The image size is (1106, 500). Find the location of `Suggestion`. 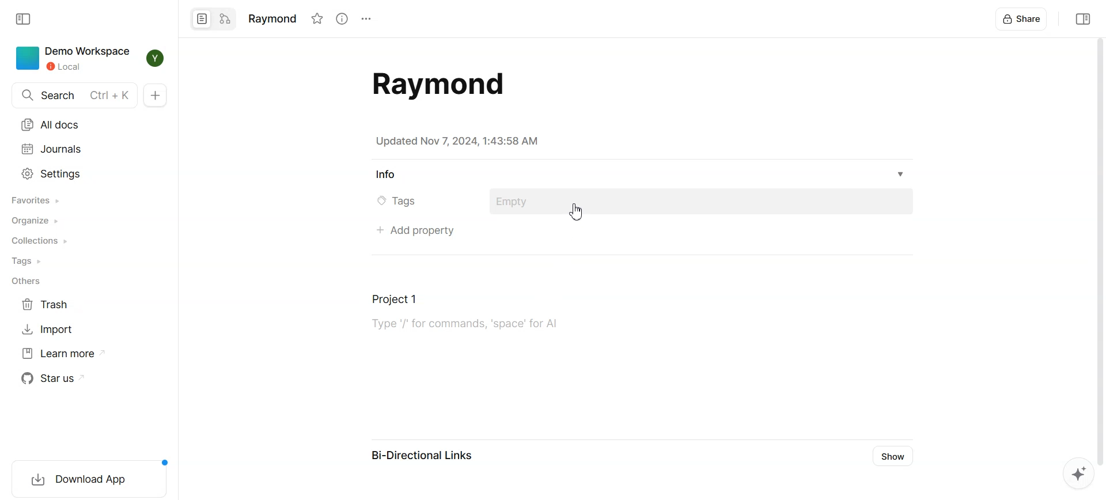

Suggestion is located at coordinates (1074, 475).